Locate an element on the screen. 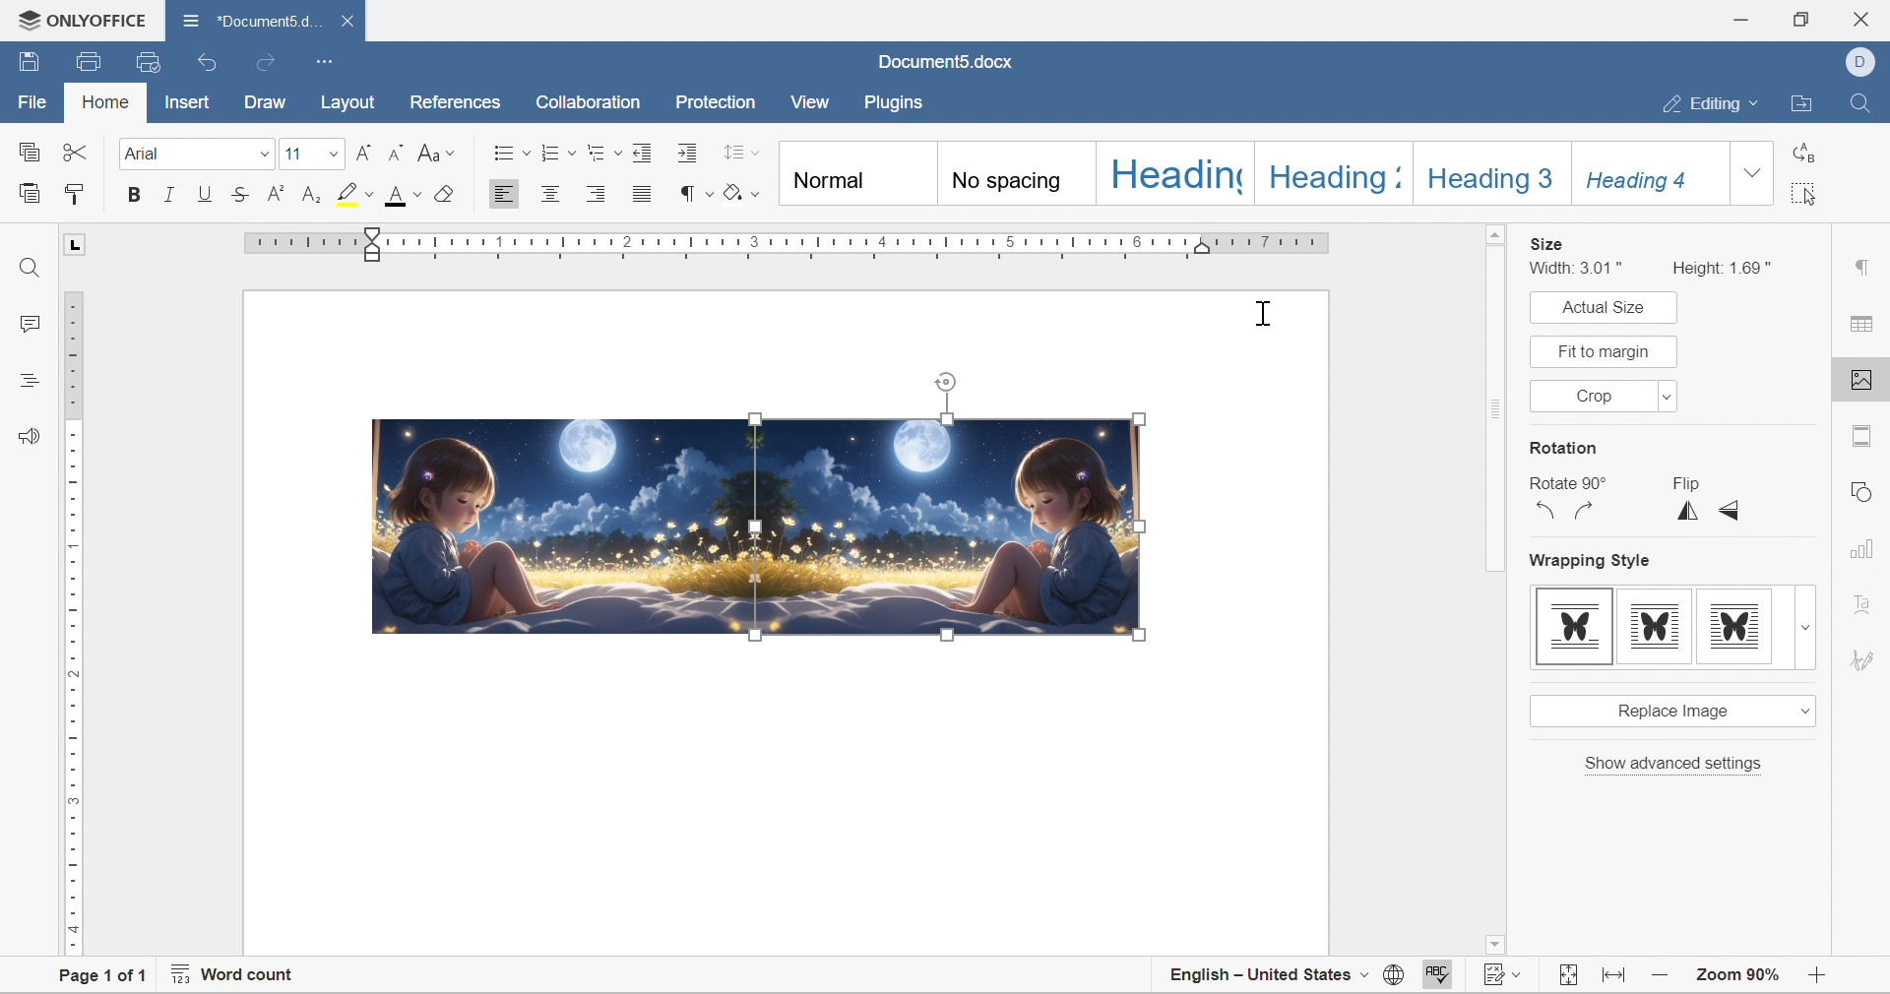  headings is located at coordinates (29, 381).